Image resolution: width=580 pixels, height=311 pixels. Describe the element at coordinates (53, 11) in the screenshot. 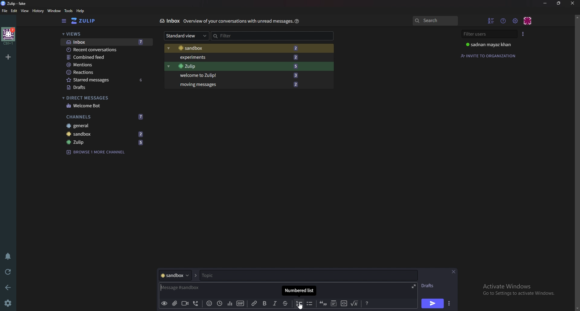

I see `Window` at that location.